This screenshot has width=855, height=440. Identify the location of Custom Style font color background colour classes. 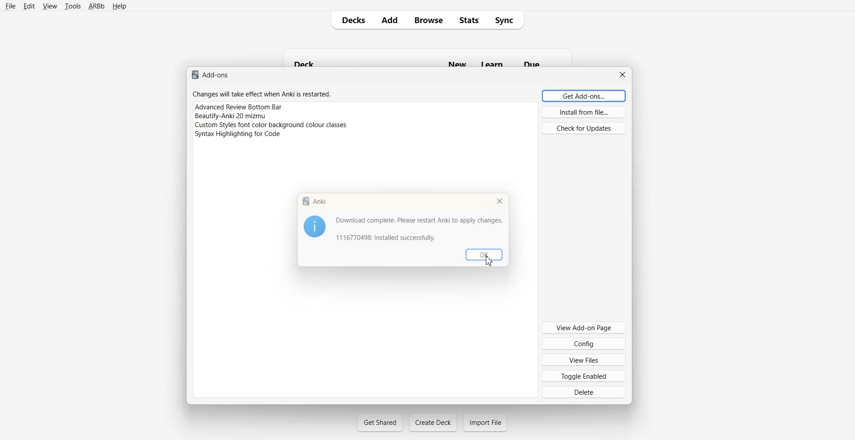
(365, 124).